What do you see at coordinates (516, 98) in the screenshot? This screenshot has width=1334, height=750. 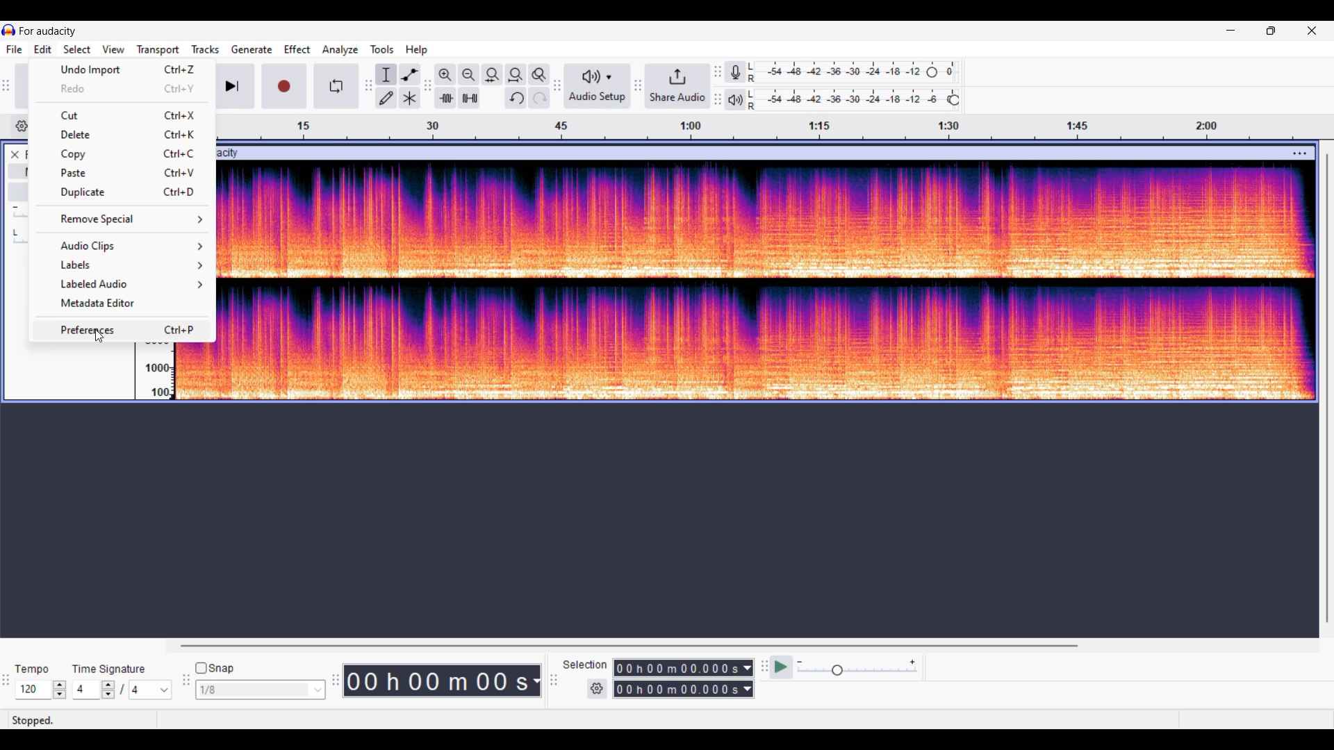 I see `Undo` at bounding box center [516, 98].